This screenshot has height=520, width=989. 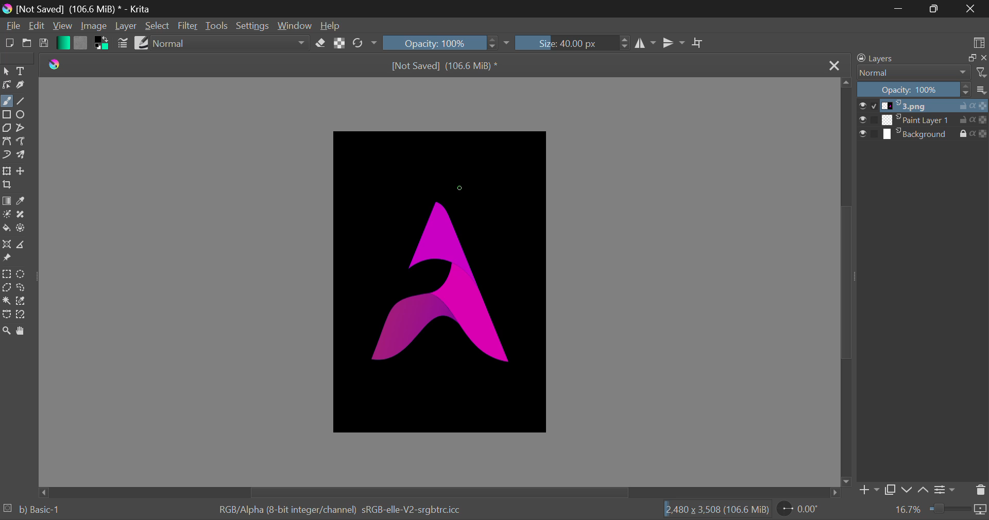 I want to click on Zoom, so click(x=7, y=331).